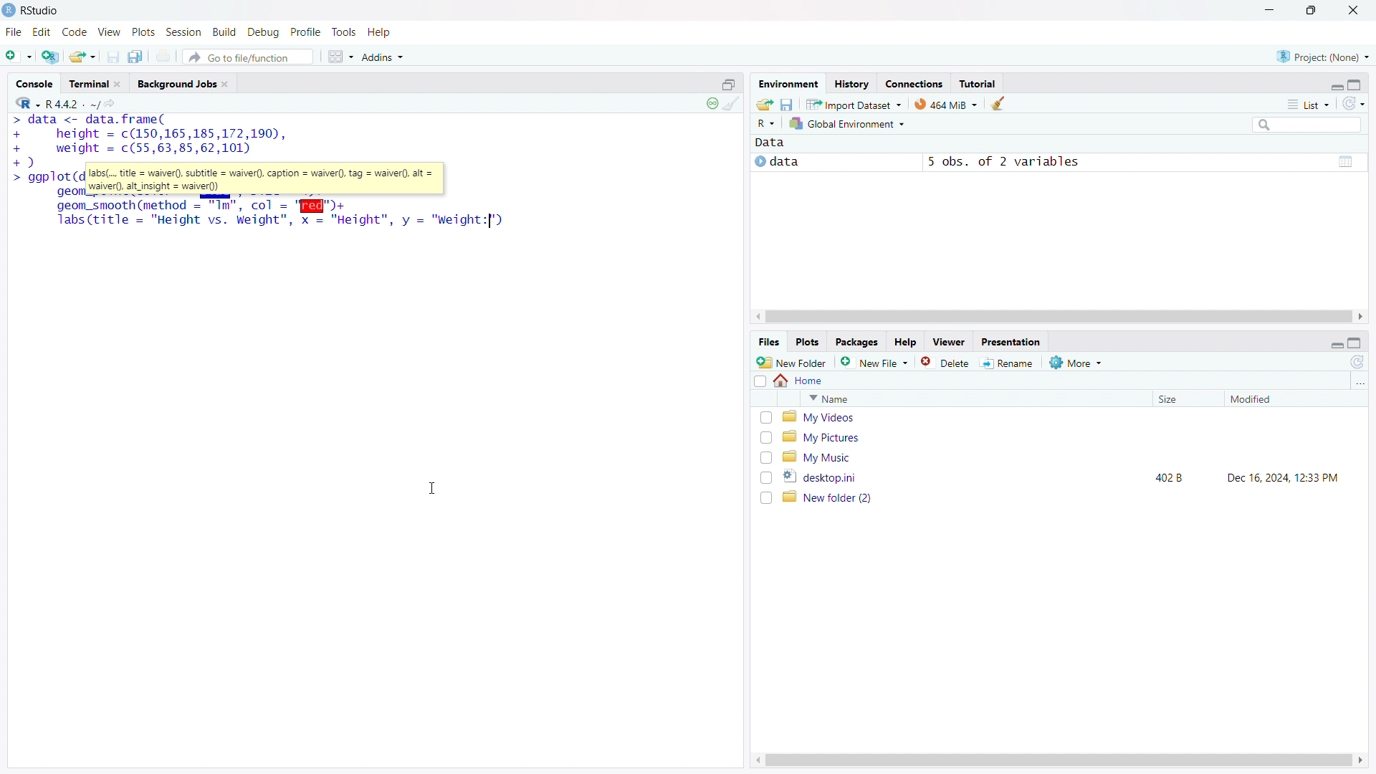 This screenshot has width=1376, height=774. Describe the element at coordinates (1357, 83) in the screenshot. I see `expand pane` at that location.